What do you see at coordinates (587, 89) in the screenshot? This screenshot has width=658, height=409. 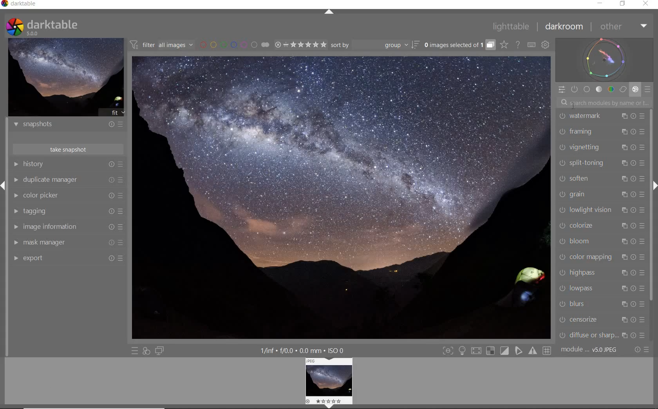 I see `BASE` at bounding box center [587, 89].